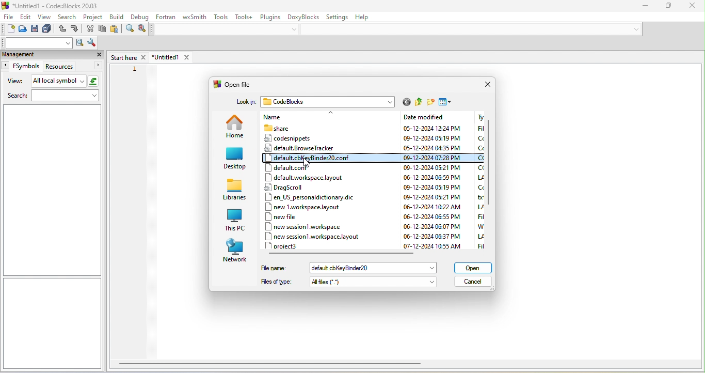 The image size is (705, 373). What do you see at coordinates (246, 16) in the screenshot?
I see `tools++` at bounding box center [246, 16].